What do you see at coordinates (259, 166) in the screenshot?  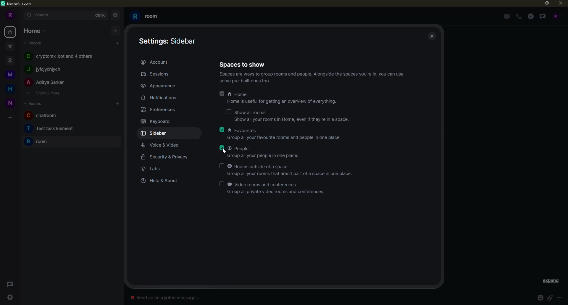 I see `rooms outside of space` at bounding box center [259, 166].